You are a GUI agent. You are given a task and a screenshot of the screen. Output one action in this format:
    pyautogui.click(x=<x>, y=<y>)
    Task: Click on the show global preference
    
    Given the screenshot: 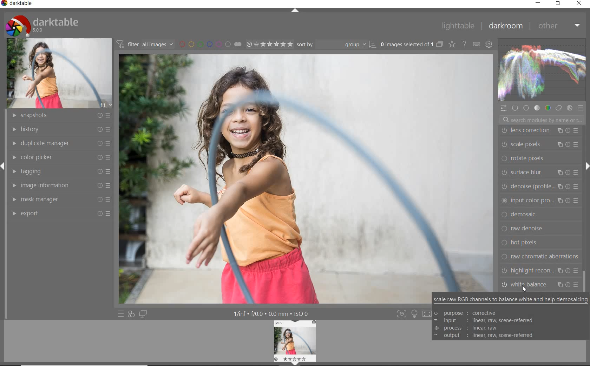 What is the action you would take?
    pyautogui.click(x=489, y=45)
    